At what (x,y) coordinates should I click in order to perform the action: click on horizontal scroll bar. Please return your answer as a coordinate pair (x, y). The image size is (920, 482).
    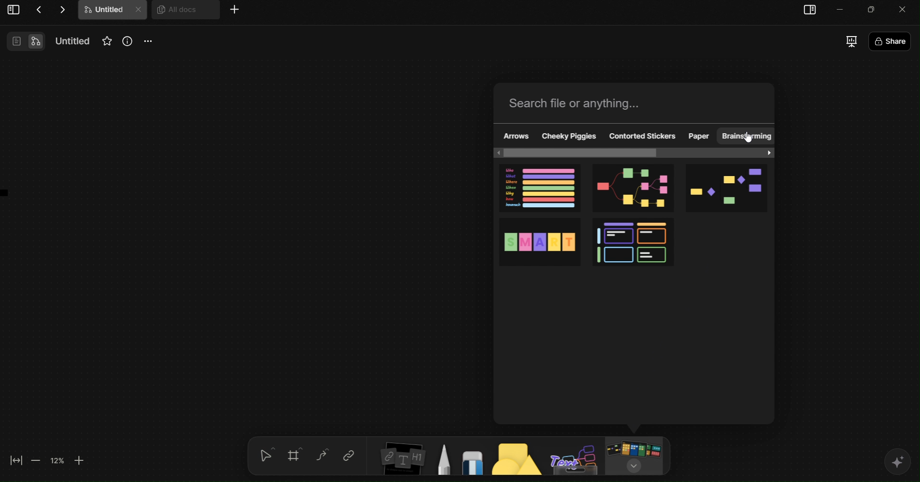
    Looking at the image, I should click on (638, 152).